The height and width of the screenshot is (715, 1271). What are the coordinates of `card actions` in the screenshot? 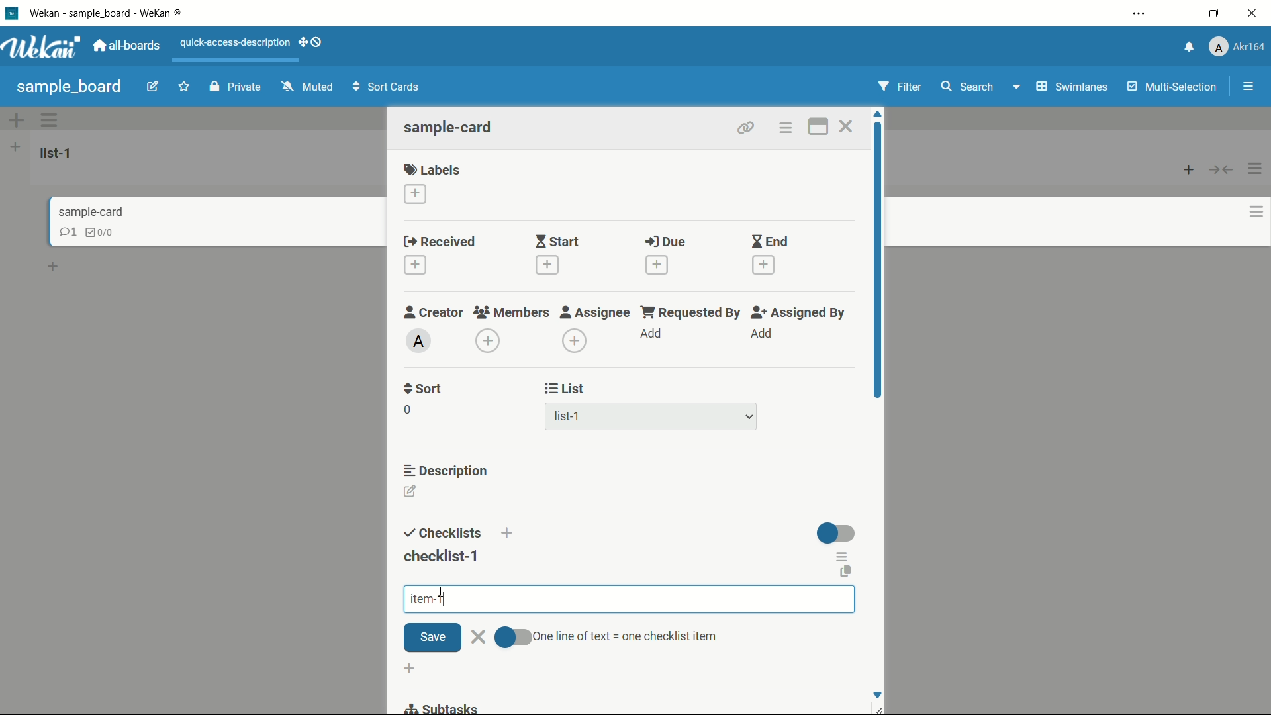 It's located at (785, 128).